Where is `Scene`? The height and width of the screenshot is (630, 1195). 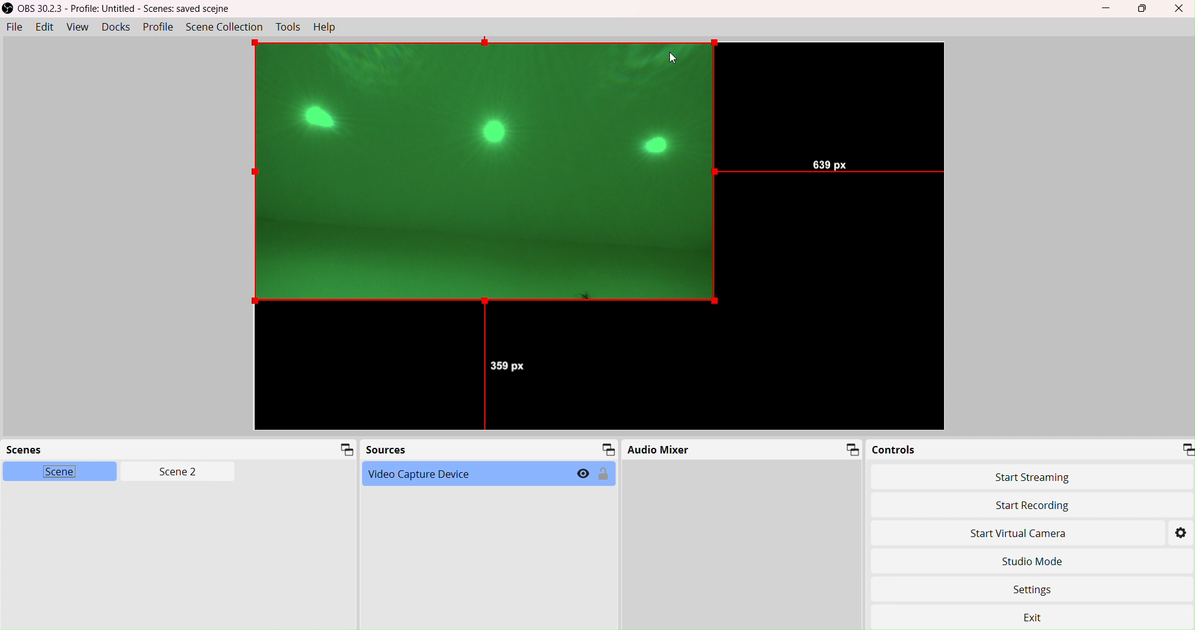
Scene is located at coordinates (67, 472).